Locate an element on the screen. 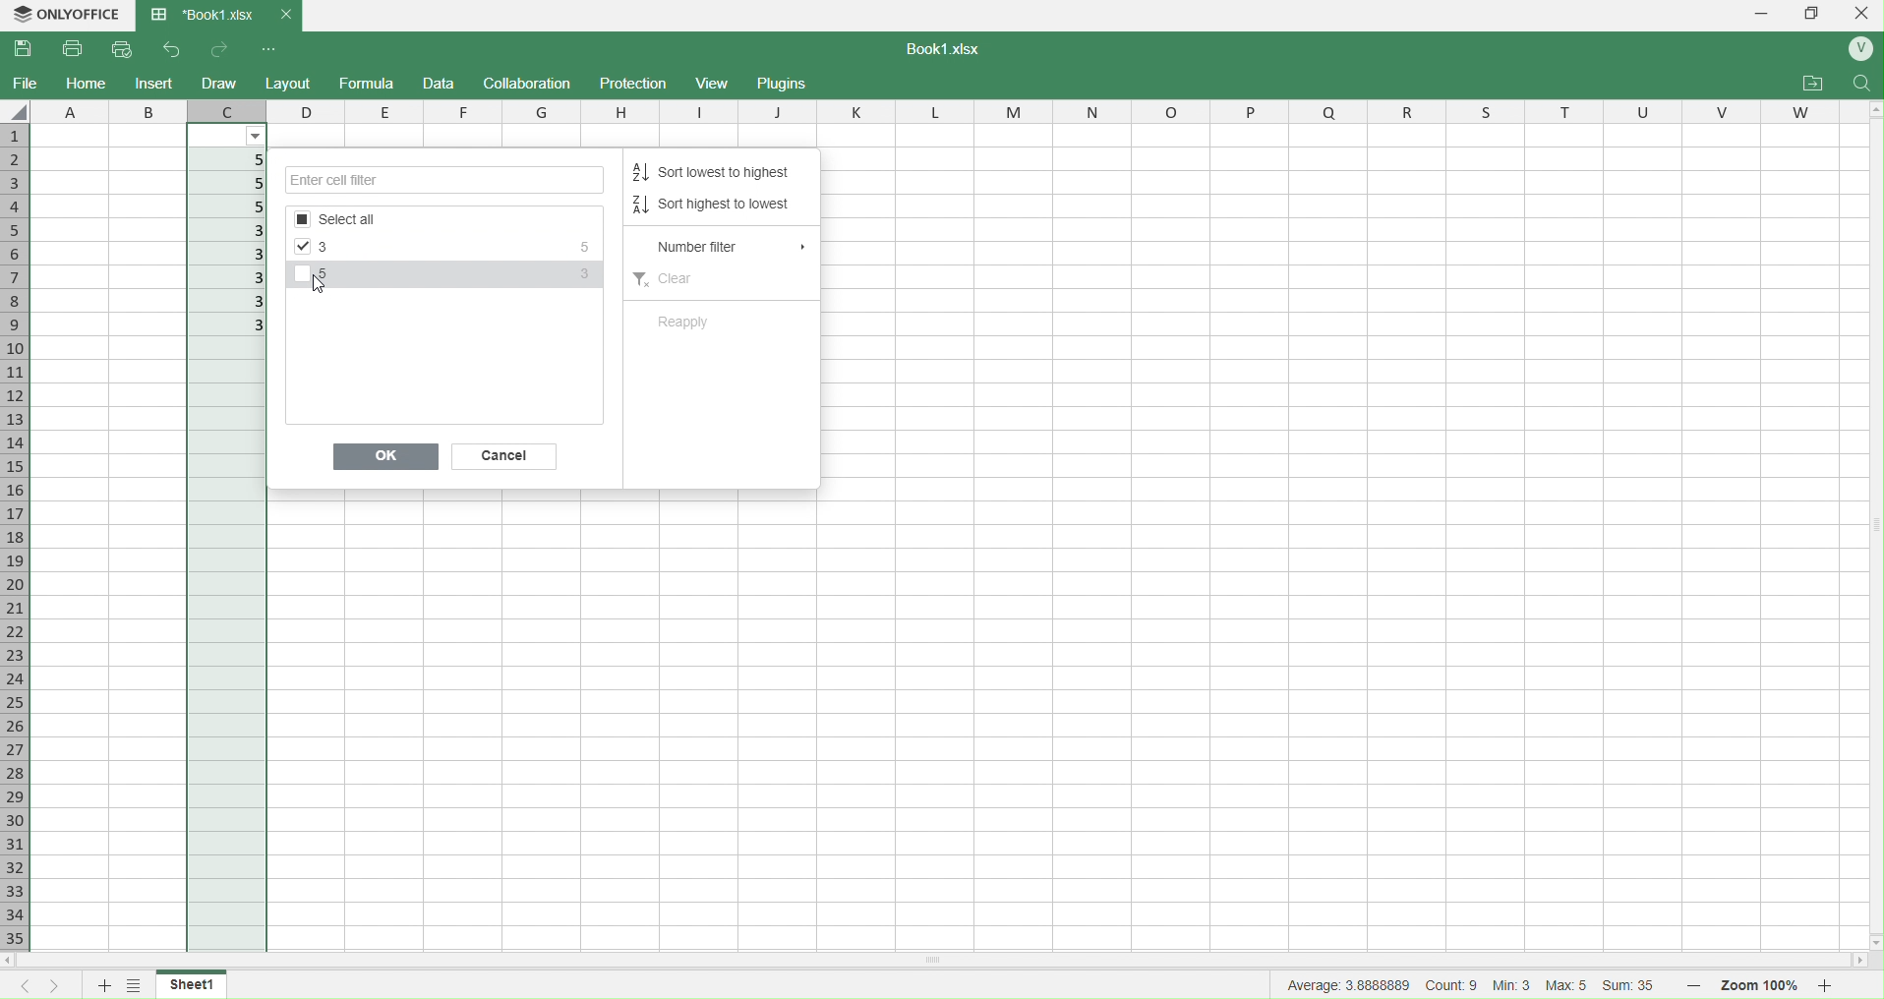 This screenshot has width=1884, height=999. Clear is located at coordinates (669, 276).